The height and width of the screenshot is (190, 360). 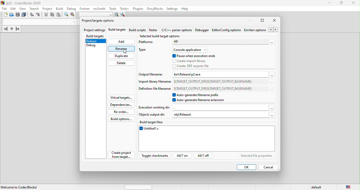 I want to click on rename, so click(x=121, y=49).